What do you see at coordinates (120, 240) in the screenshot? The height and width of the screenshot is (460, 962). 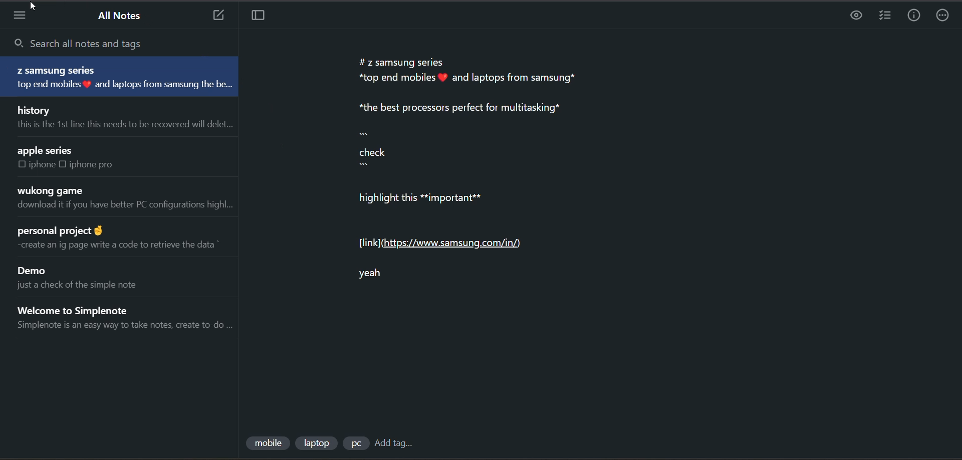 I see `note title and preview` at bounding box center [120, 240].